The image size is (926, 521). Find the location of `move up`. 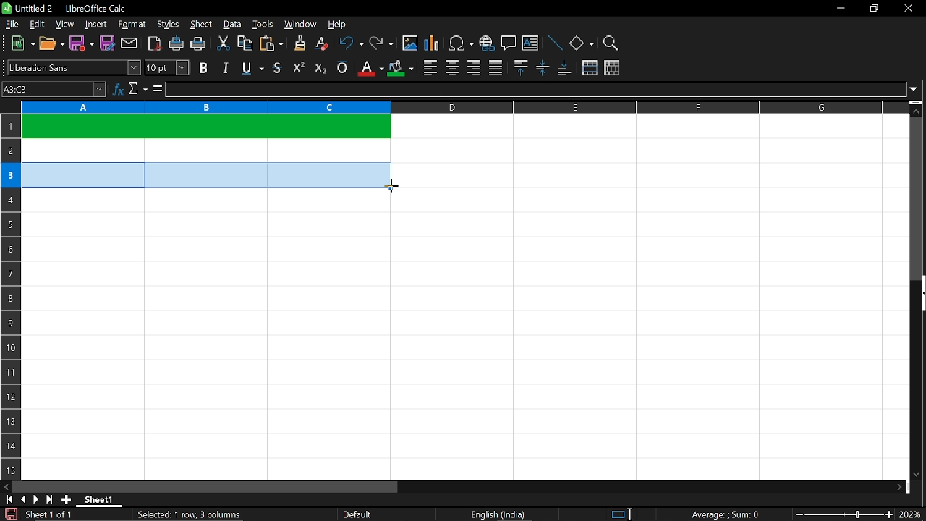

move up is located at coordinates (918, 109).